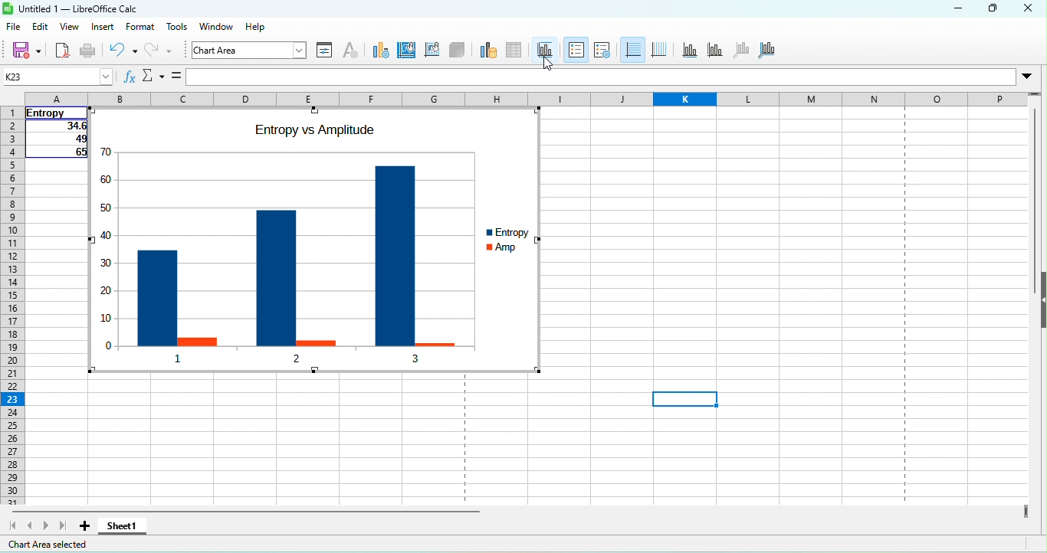 The height and width of the screenshot is (553, 1047). Describe the element at coordinates (31, 525) in the screenshot. I see `scroll to previous sheet` at that location.